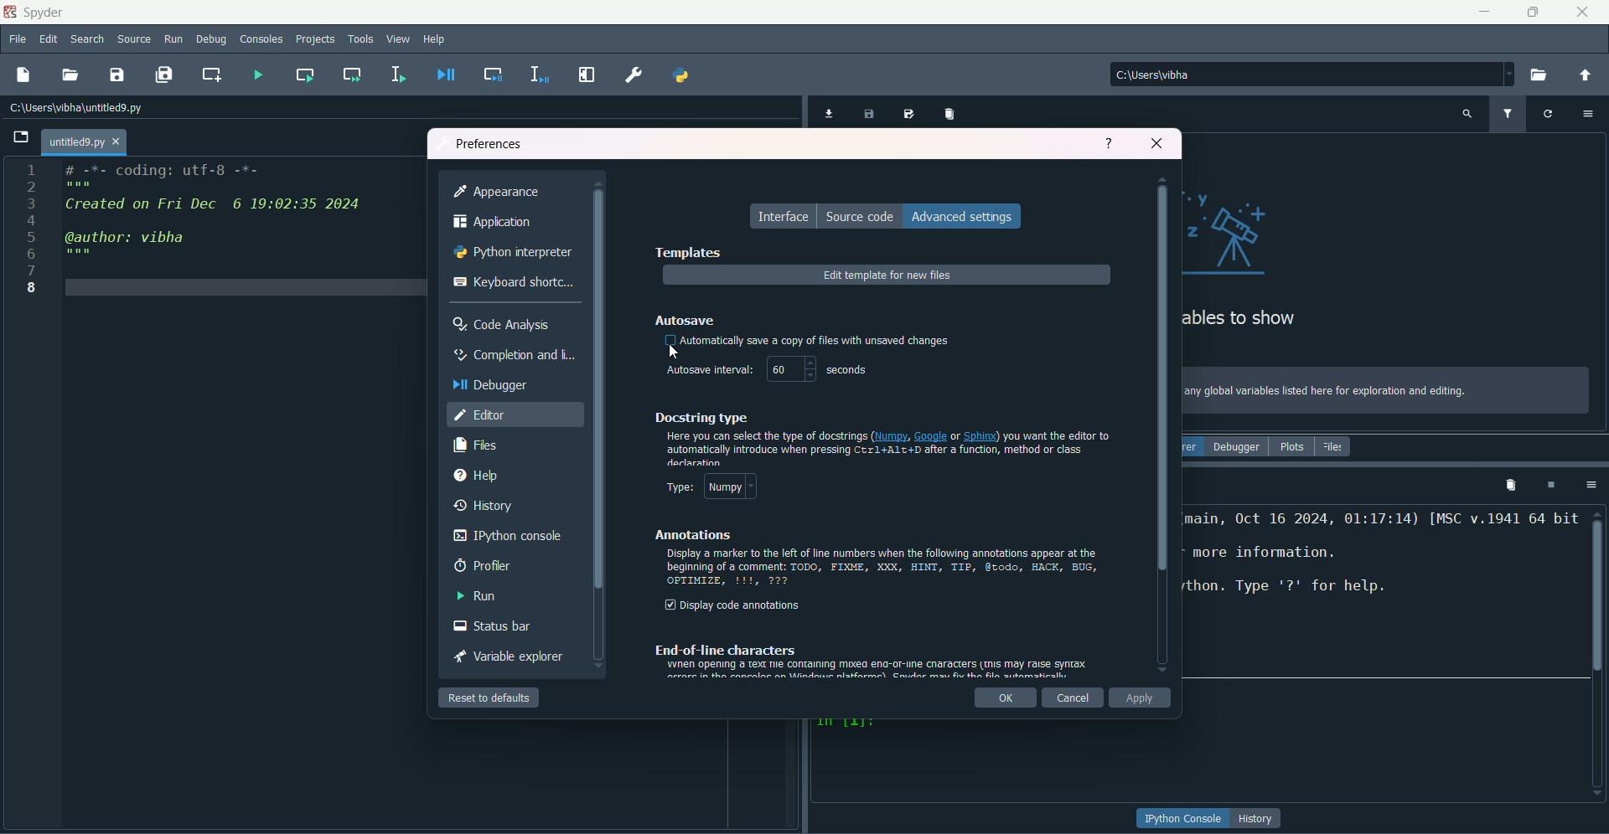  Describe the element at coordinates (479, 596) in the screenshot. I see `run` at that location.